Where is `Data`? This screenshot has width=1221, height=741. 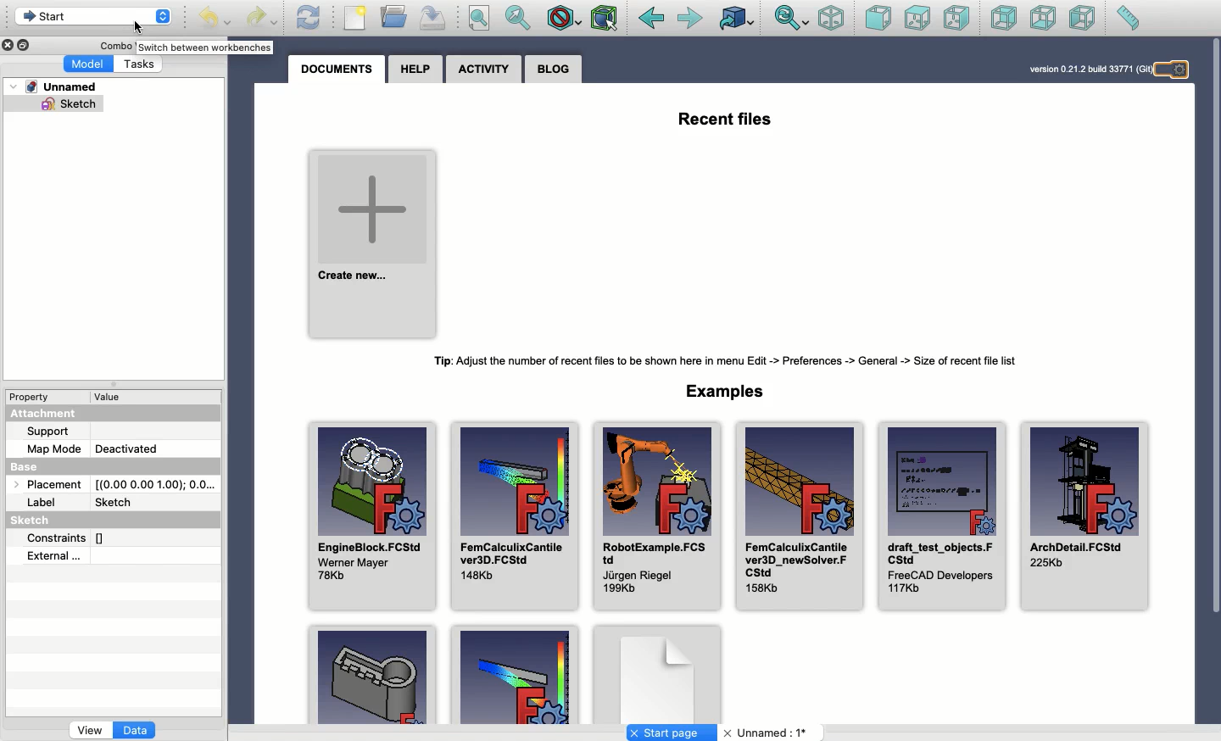 Data is located at coordinates (137, 732).